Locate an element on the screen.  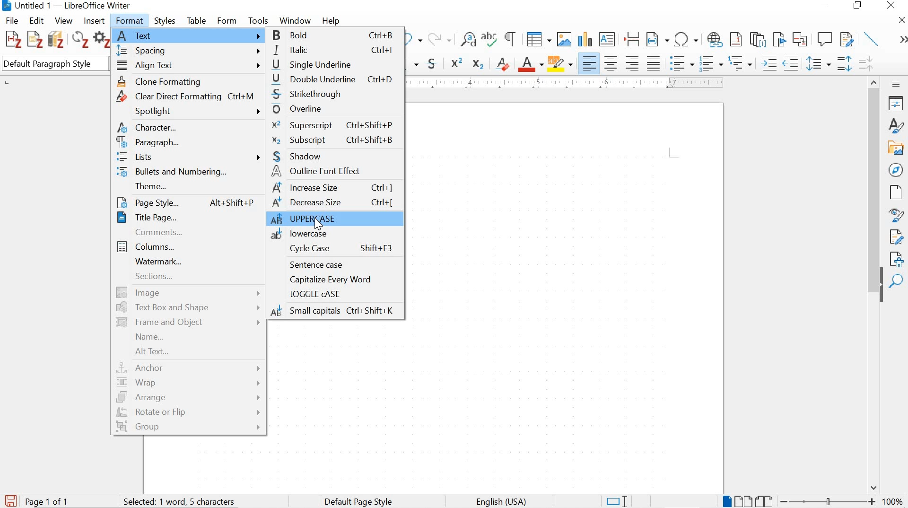
lowercase is located at coordinates (335, 234).